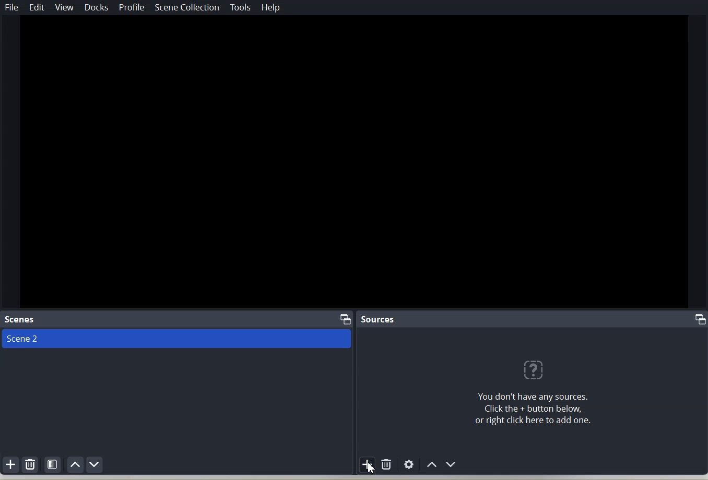 This screenshot has height=480, width=708. What do you see at coordinates (38, 7) in the screenshot?
I see `Edit` at bounding box center [38, 7].